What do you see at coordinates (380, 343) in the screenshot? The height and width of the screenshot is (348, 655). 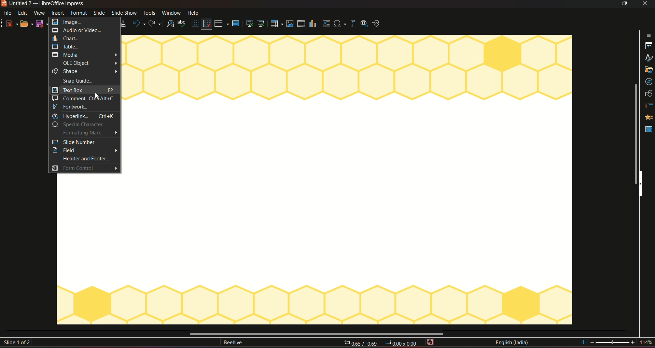 I see `dimensions` at bounding box center [380, 343].